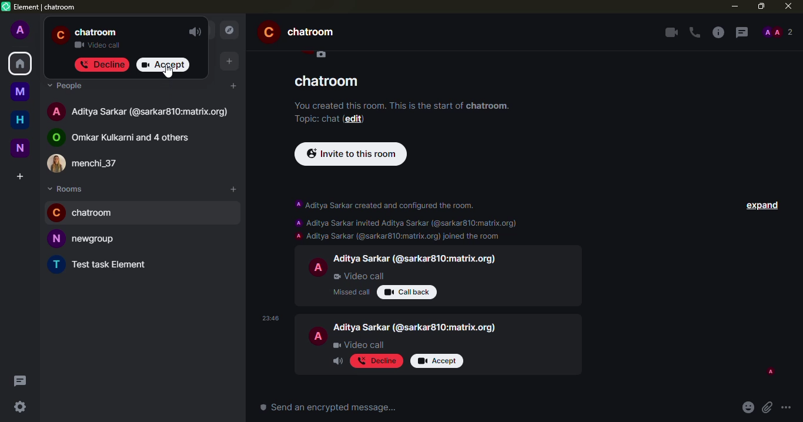  Describe the element at coordinates (375, 360) in the screenshot. I see `decline` at that location.